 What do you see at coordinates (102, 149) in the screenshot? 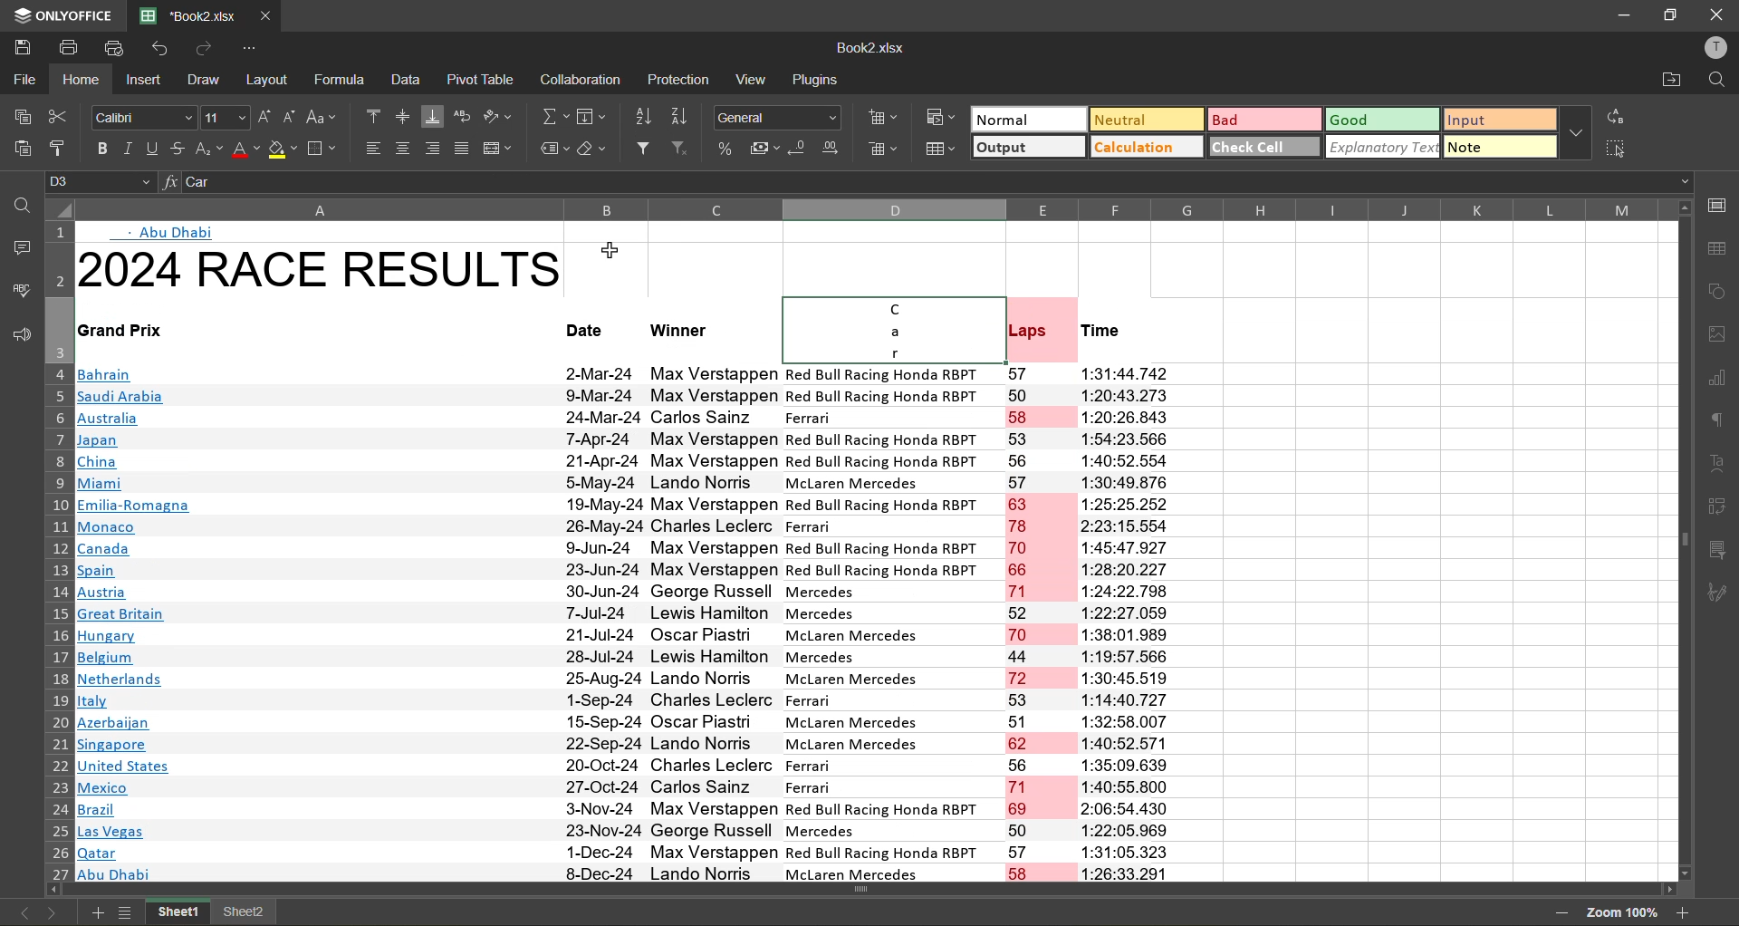
I see `bold` at bounding box center [102, 149].